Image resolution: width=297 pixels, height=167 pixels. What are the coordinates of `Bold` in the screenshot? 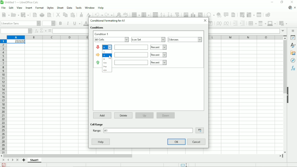 It's located at (60, 23).